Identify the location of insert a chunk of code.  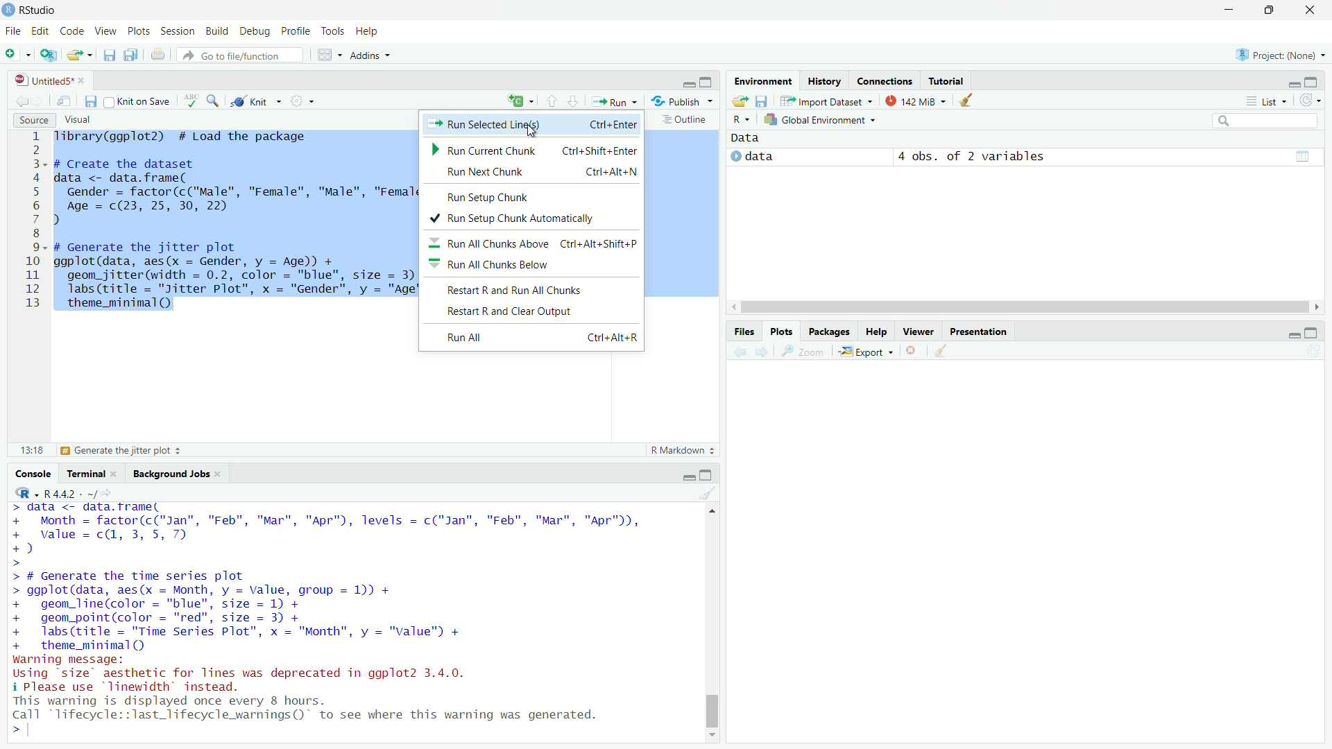
(520, 99).